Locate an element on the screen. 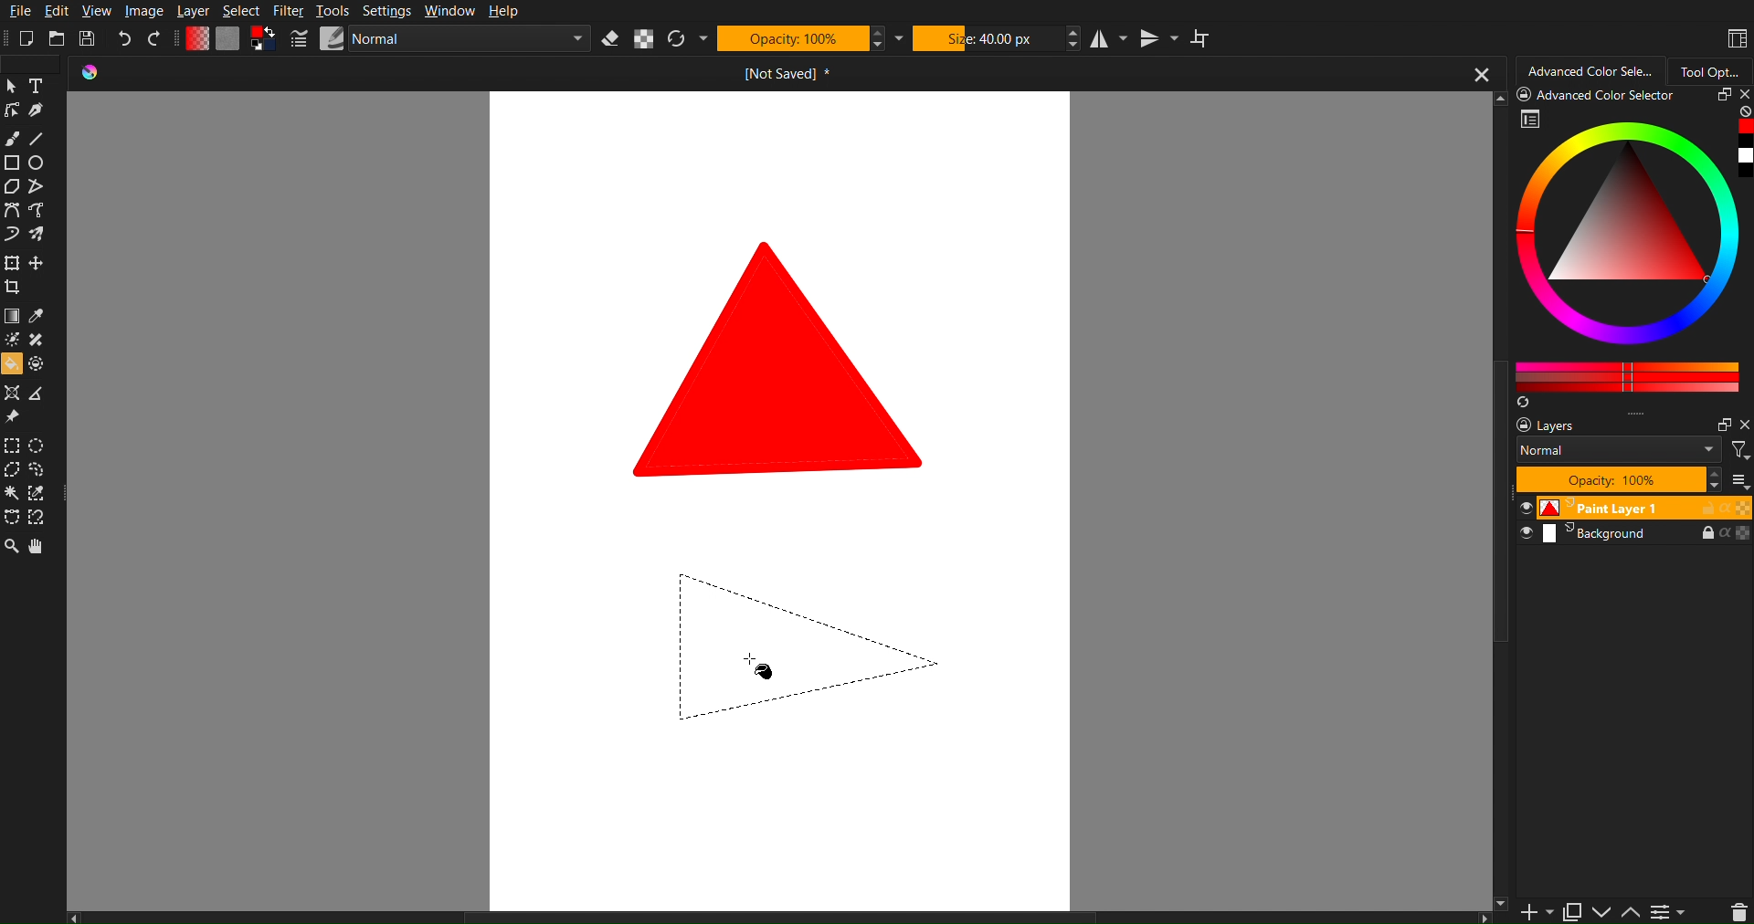 The height and width of the screenshot is (924, 1754). Tool Options is located at coordinates (1716, 69).